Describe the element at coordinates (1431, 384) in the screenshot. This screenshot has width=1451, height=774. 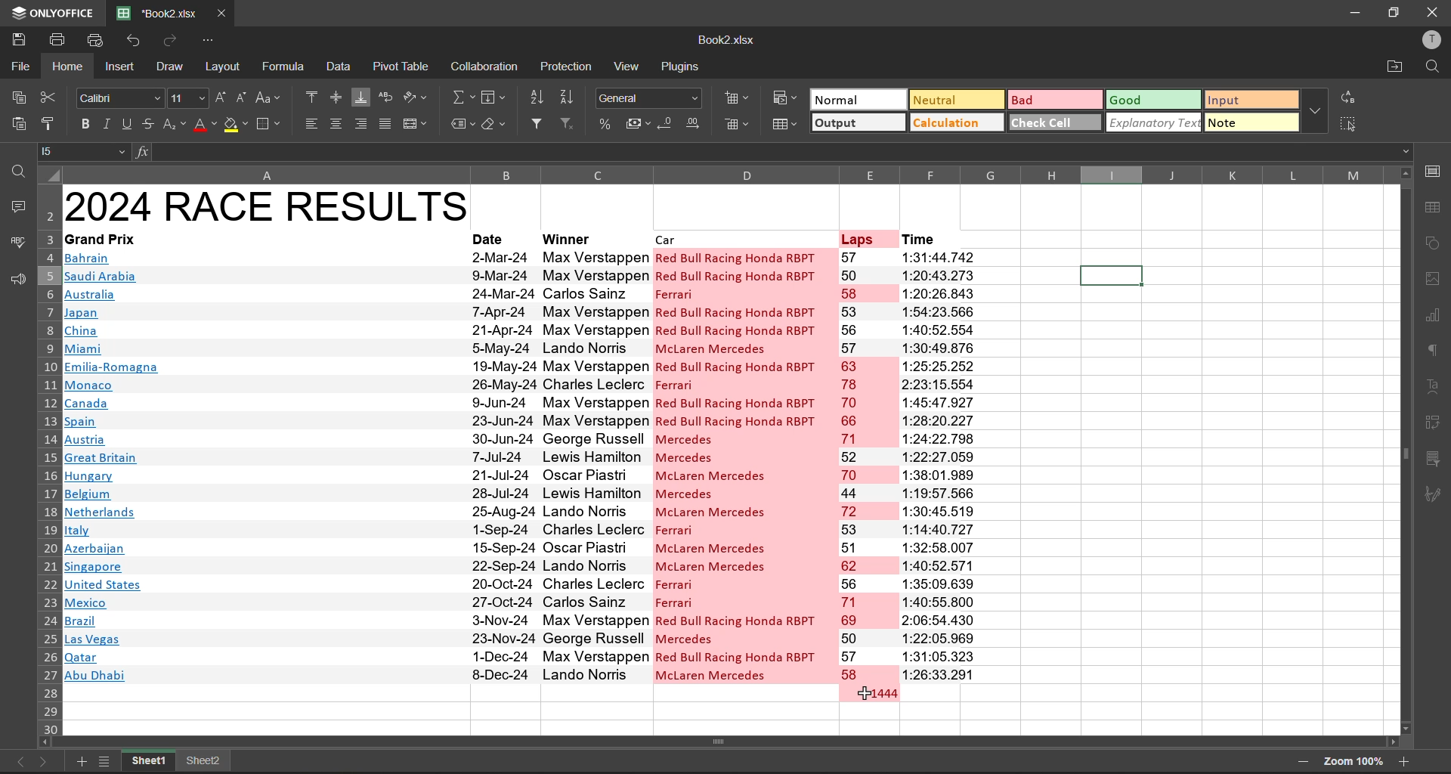
I see `text` at that location.